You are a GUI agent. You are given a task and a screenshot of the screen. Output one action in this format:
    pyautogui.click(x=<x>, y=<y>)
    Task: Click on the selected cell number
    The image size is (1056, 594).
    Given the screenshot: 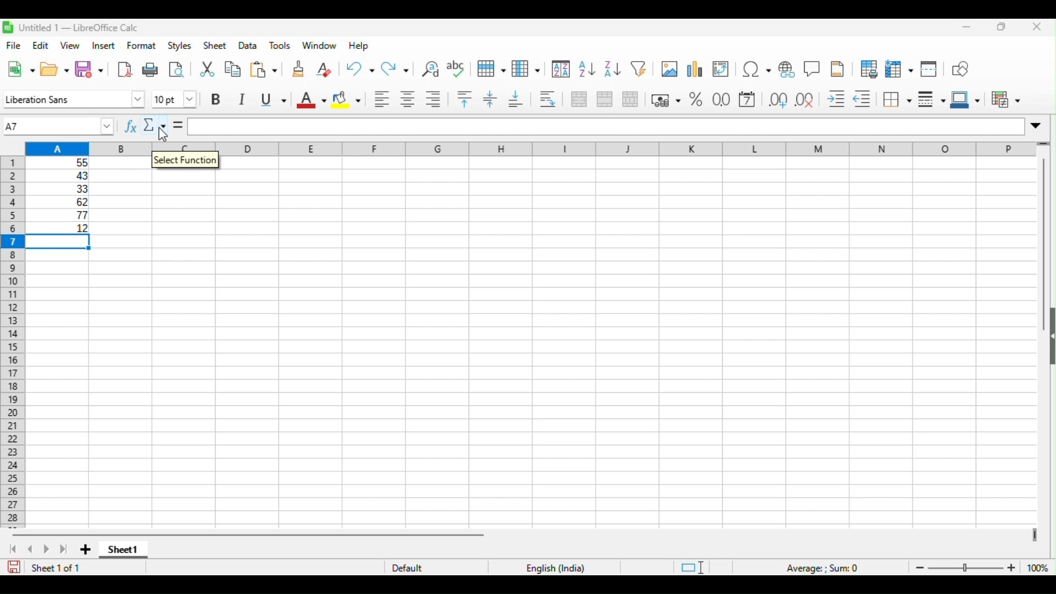 What is the action you would take?
    pyautogui.click(x=49, y=126)
    